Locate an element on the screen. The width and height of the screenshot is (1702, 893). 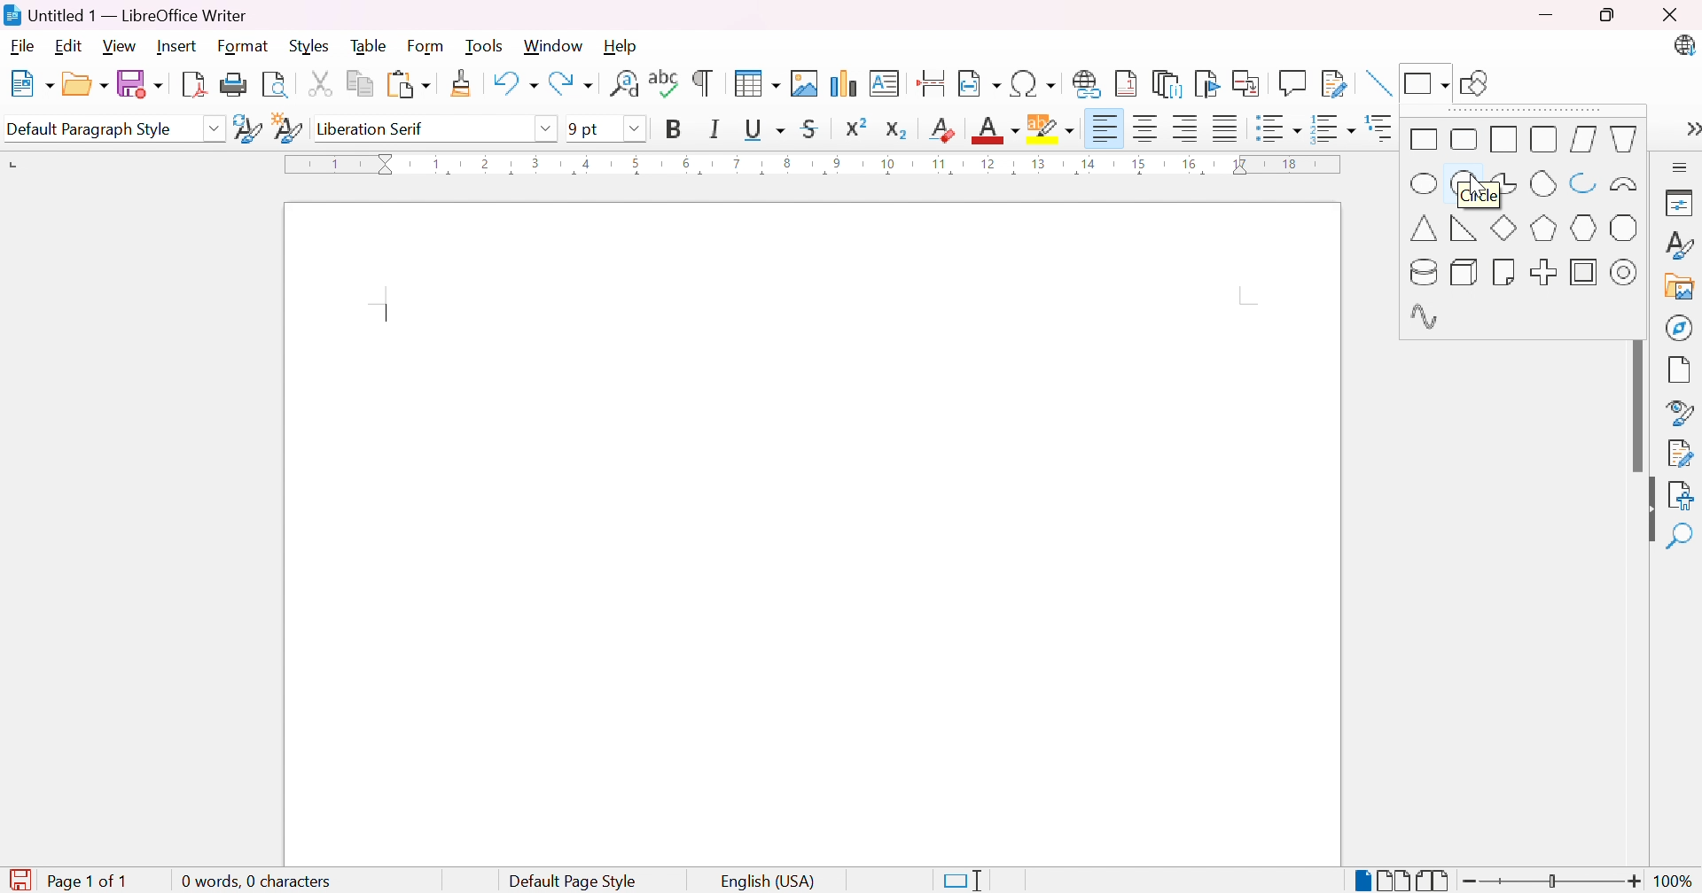
Cylinder is located at coordinates (1421, 271).